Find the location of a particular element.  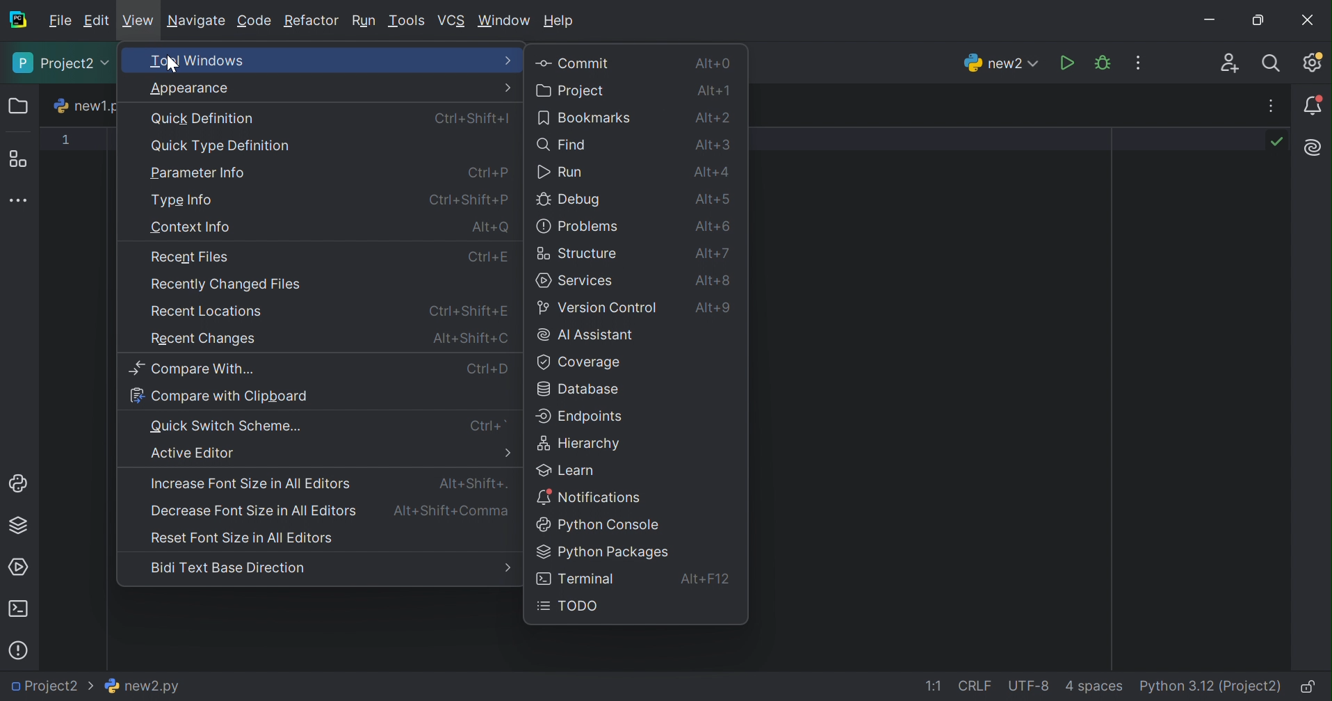

Context info is located at coordinates (192, 226).